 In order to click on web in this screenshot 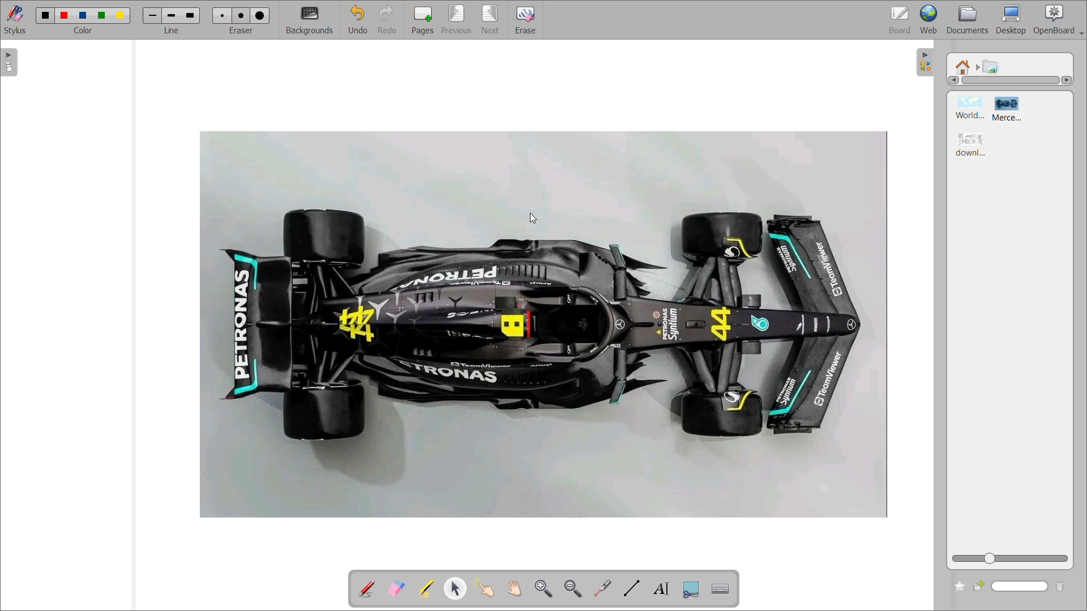, I will do `click(928, 19)`.